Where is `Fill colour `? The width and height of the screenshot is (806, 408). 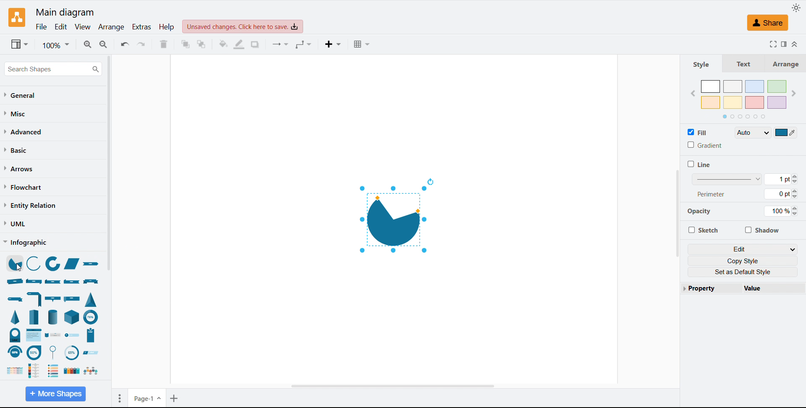
Fill colour  is located at coordinates (223, 44).